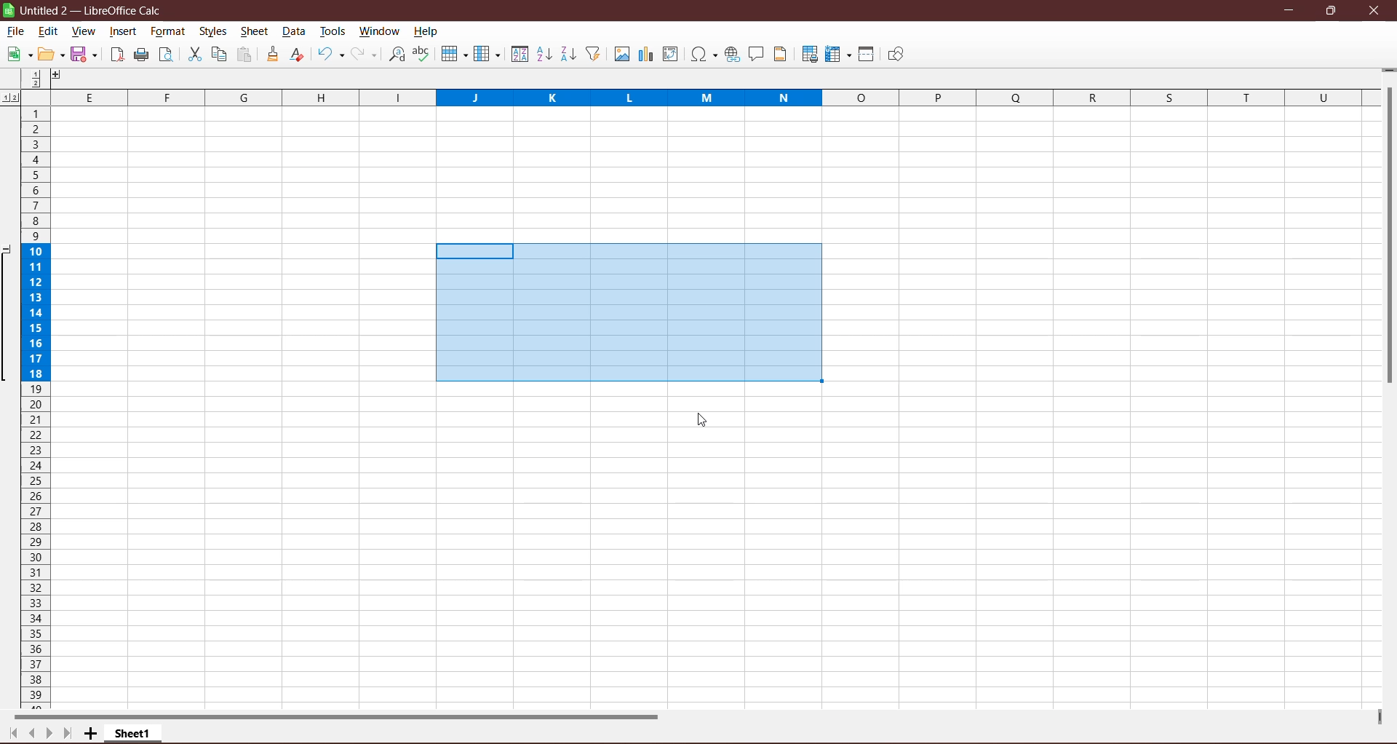  Describe the element at coordinates (124, 31) in the screenshot. I see `Insert` at that location.